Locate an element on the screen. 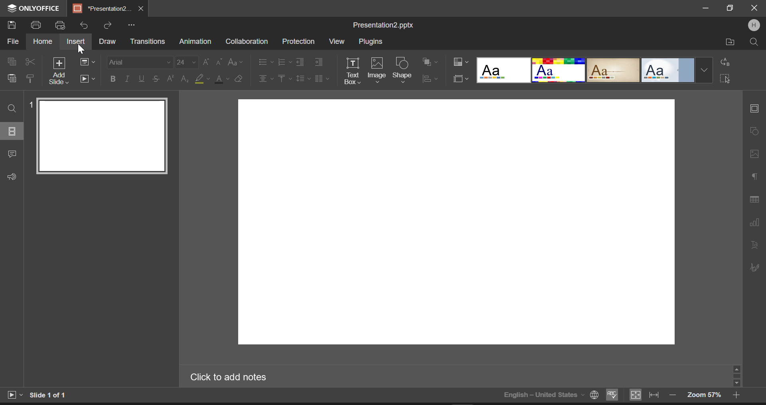 The image size is (766, 405). Close Tab is located at coordinates (142, 9).